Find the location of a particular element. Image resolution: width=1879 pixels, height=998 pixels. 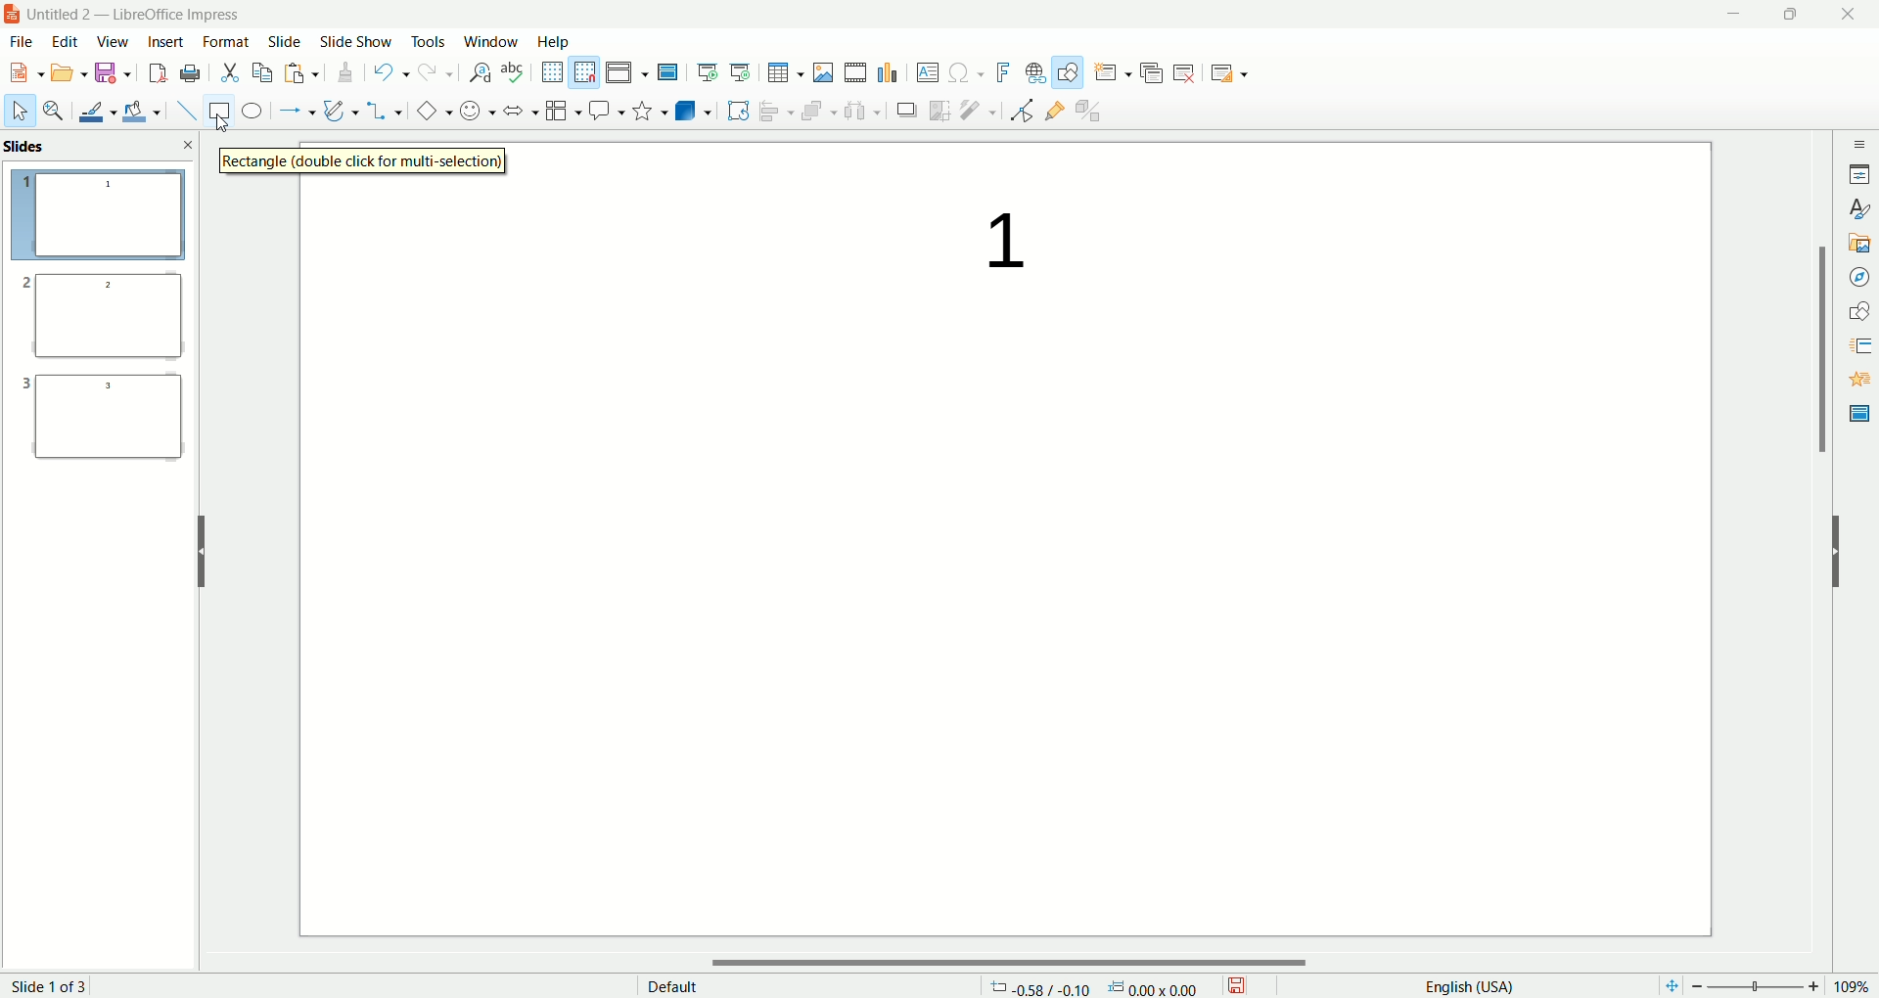

default is located at coordinates (670, 984).